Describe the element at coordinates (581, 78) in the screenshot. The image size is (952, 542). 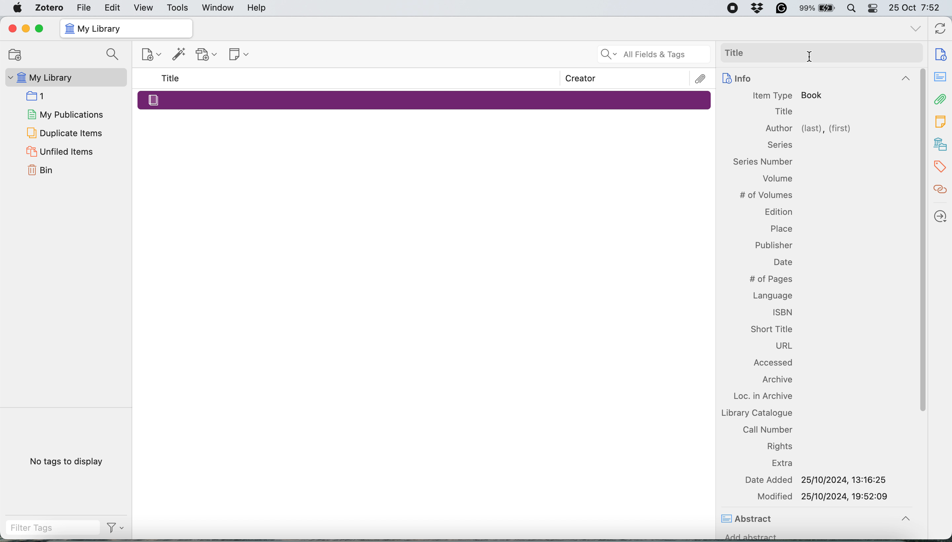
I see `Creator` at that location.